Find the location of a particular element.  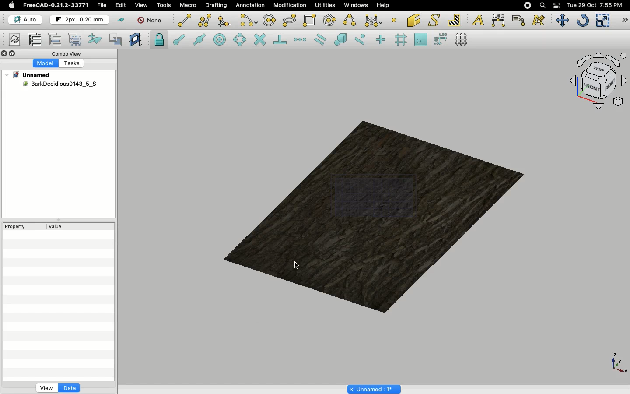

Snap extension is located at coordinates (301, 40).